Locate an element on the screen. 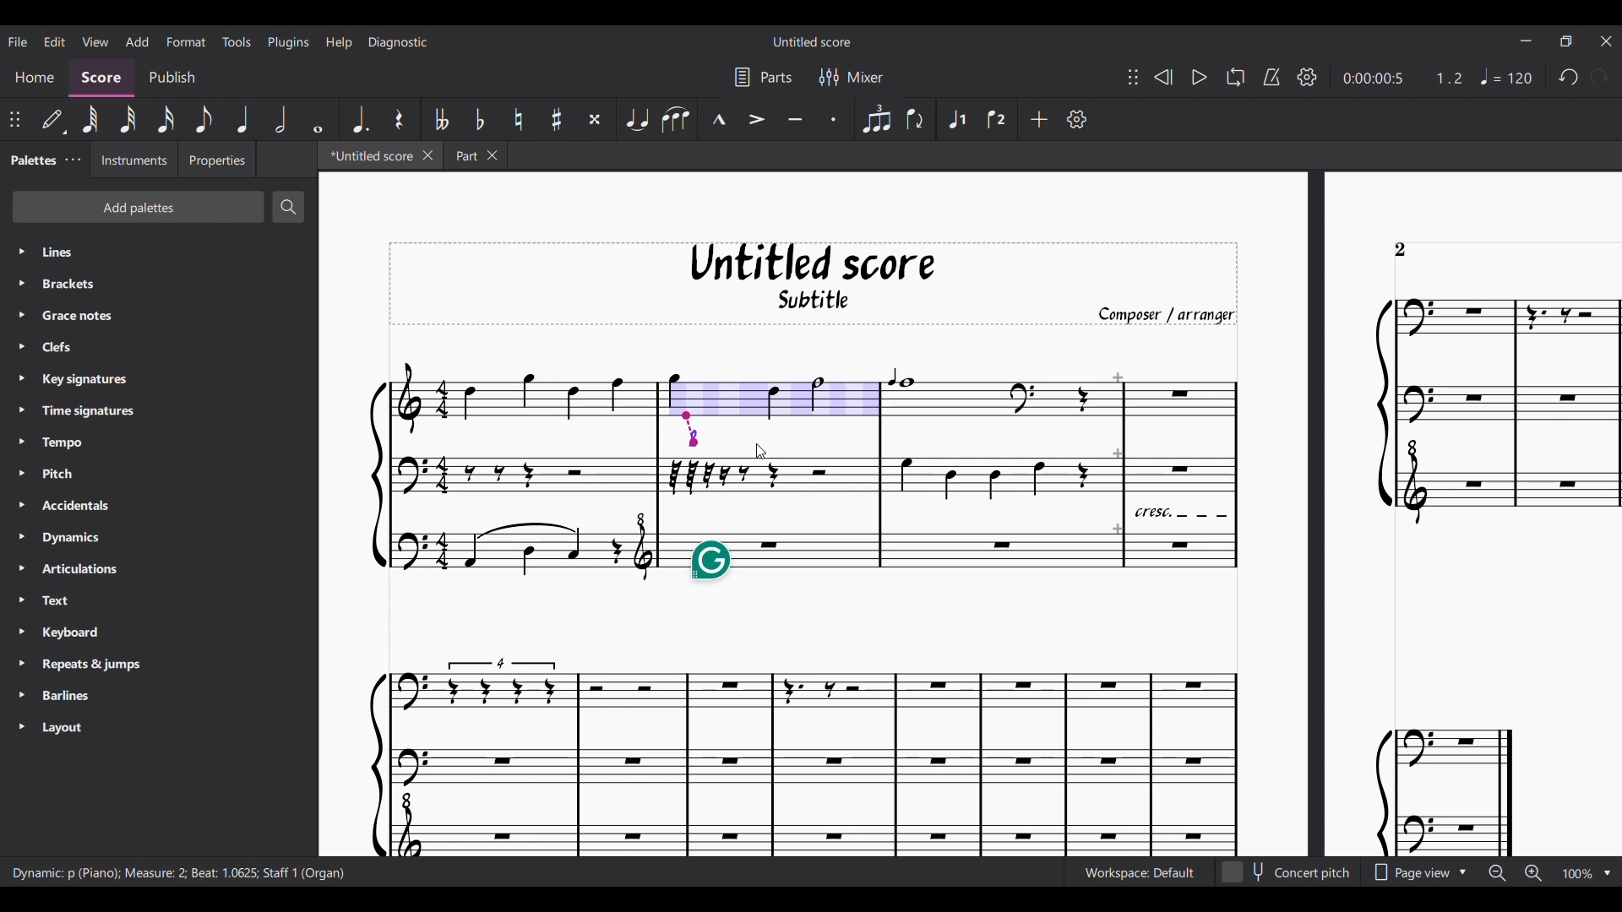 This screenshot has width=1622, height=912. Earlier tab is located at coordinates (475, 155).